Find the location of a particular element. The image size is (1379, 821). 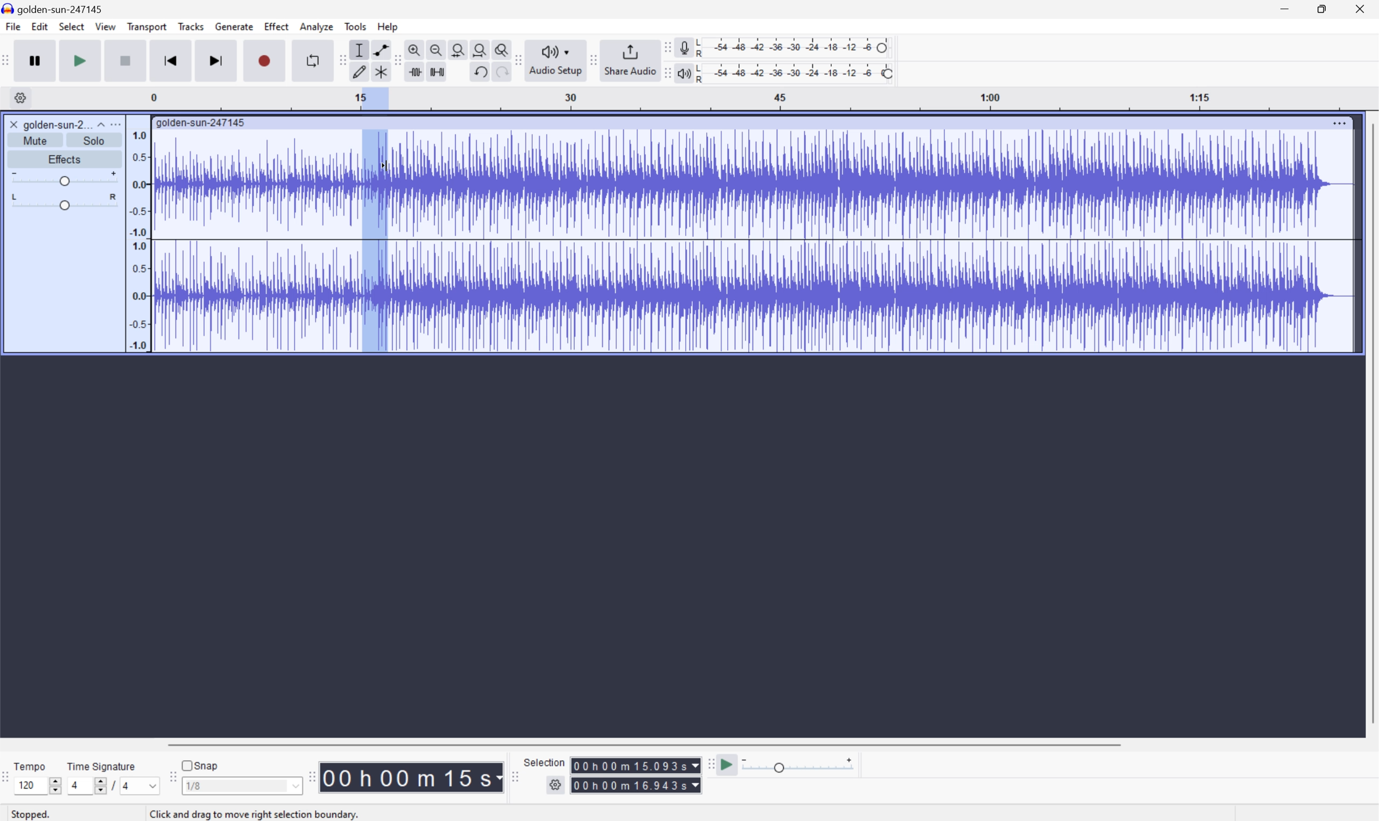

Edit is located at coordinates (40, 27).